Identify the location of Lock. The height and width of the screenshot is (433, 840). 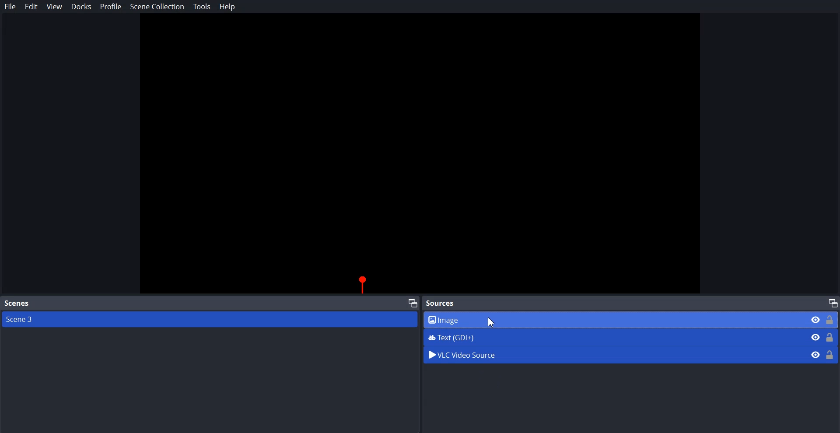
(830, 354).